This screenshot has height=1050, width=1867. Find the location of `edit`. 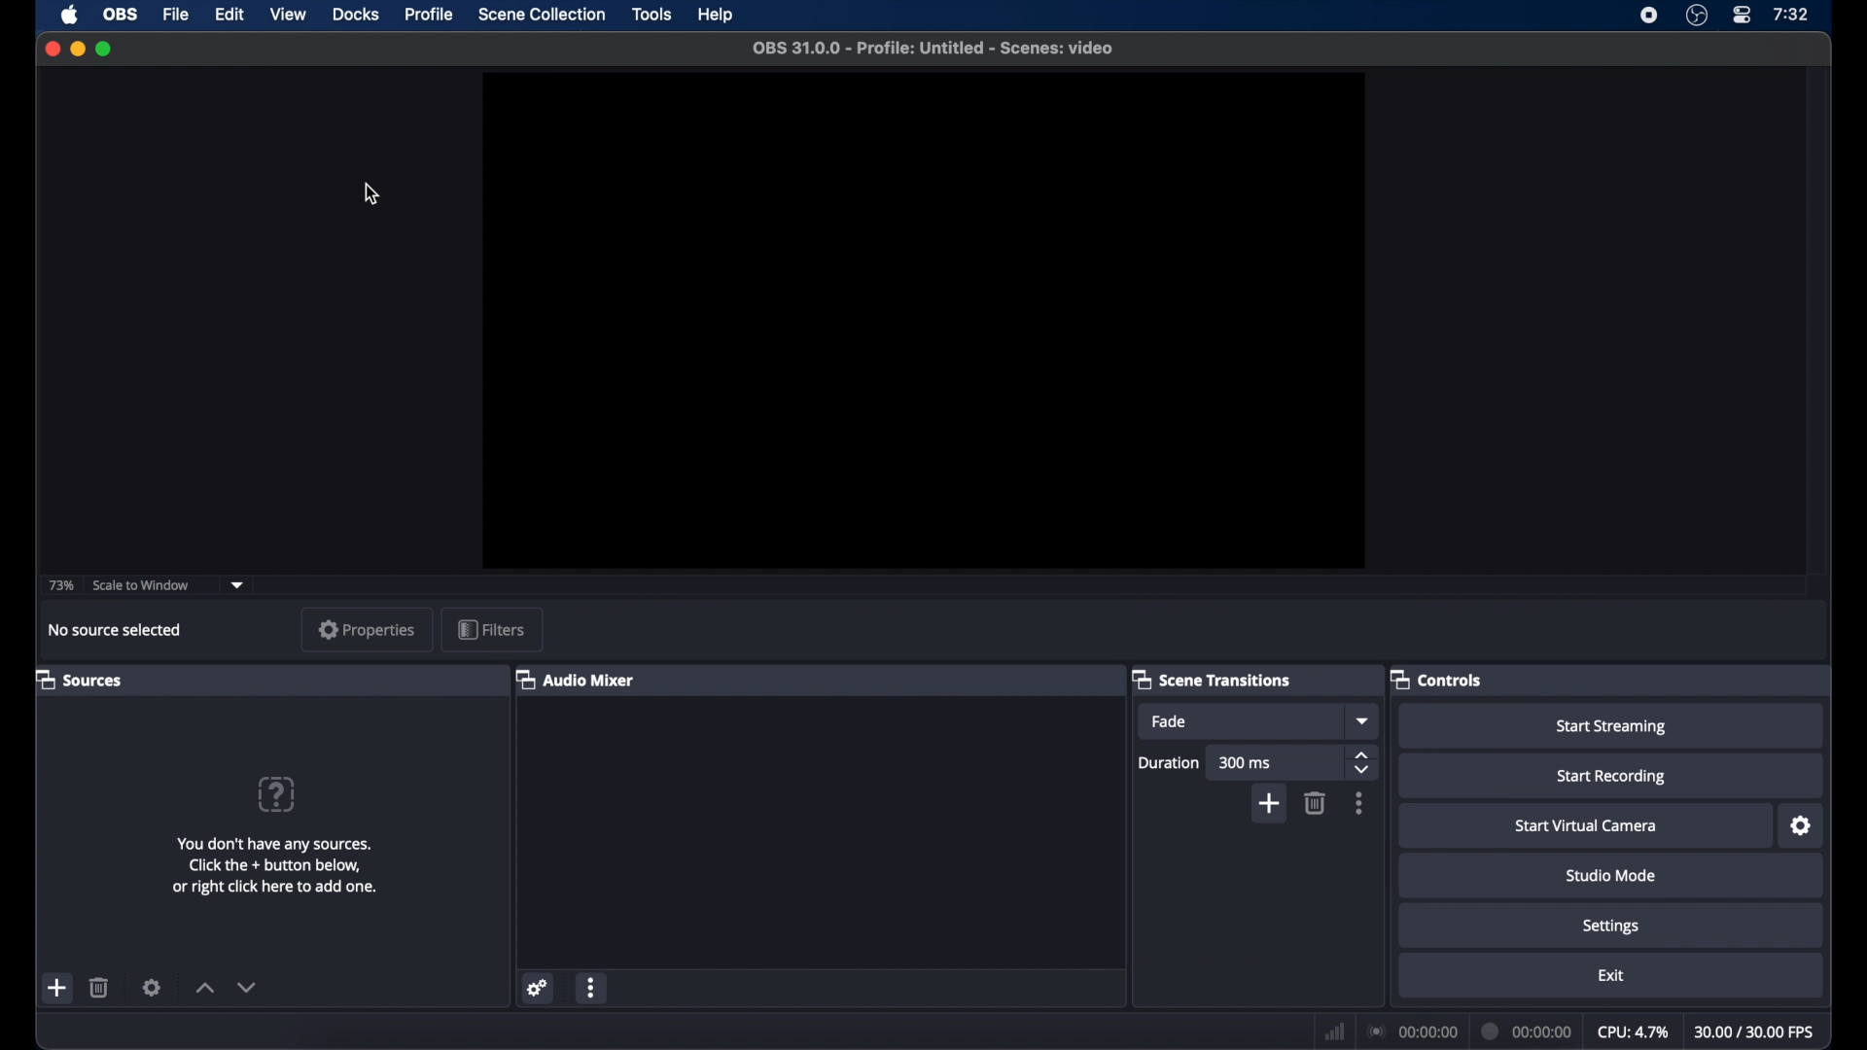

edit is located at coordinates (229, 13).